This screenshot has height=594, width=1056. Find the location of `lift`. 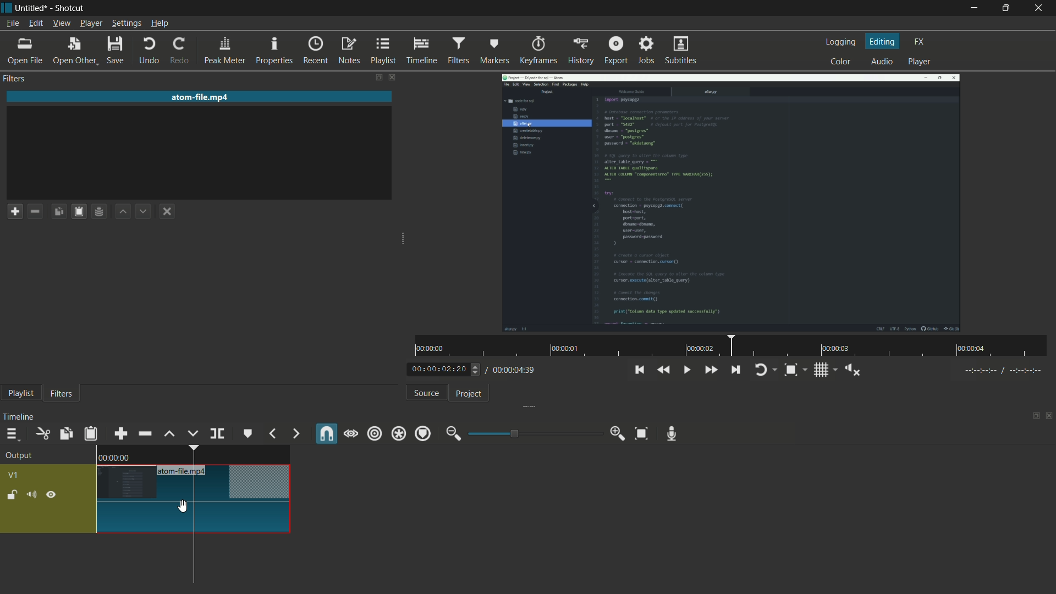

lift is located at coordinates (171, 435).